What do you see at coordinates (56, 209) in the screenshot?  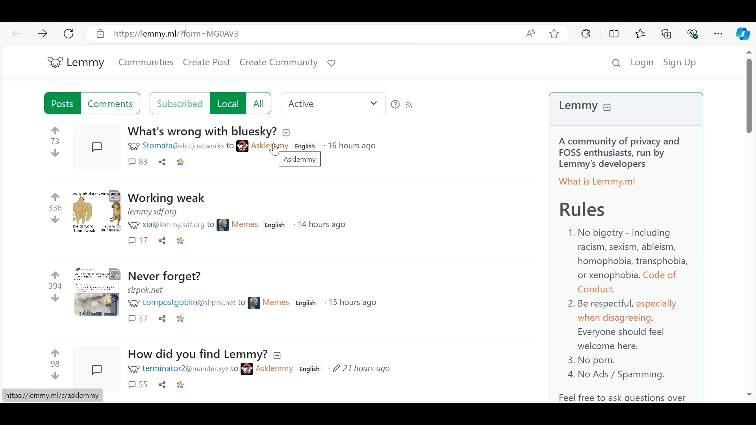 I see `Upvotes and Downvotes` at bounding box center [56, 209].